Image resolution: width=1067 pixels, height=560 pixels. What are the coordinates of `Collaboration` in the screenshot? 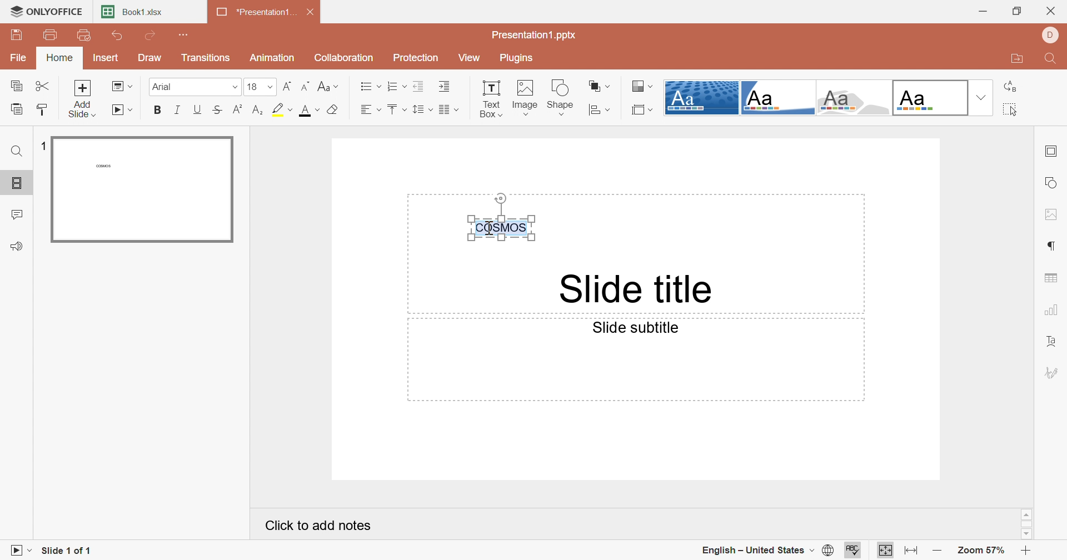 It's located at (341, 57).